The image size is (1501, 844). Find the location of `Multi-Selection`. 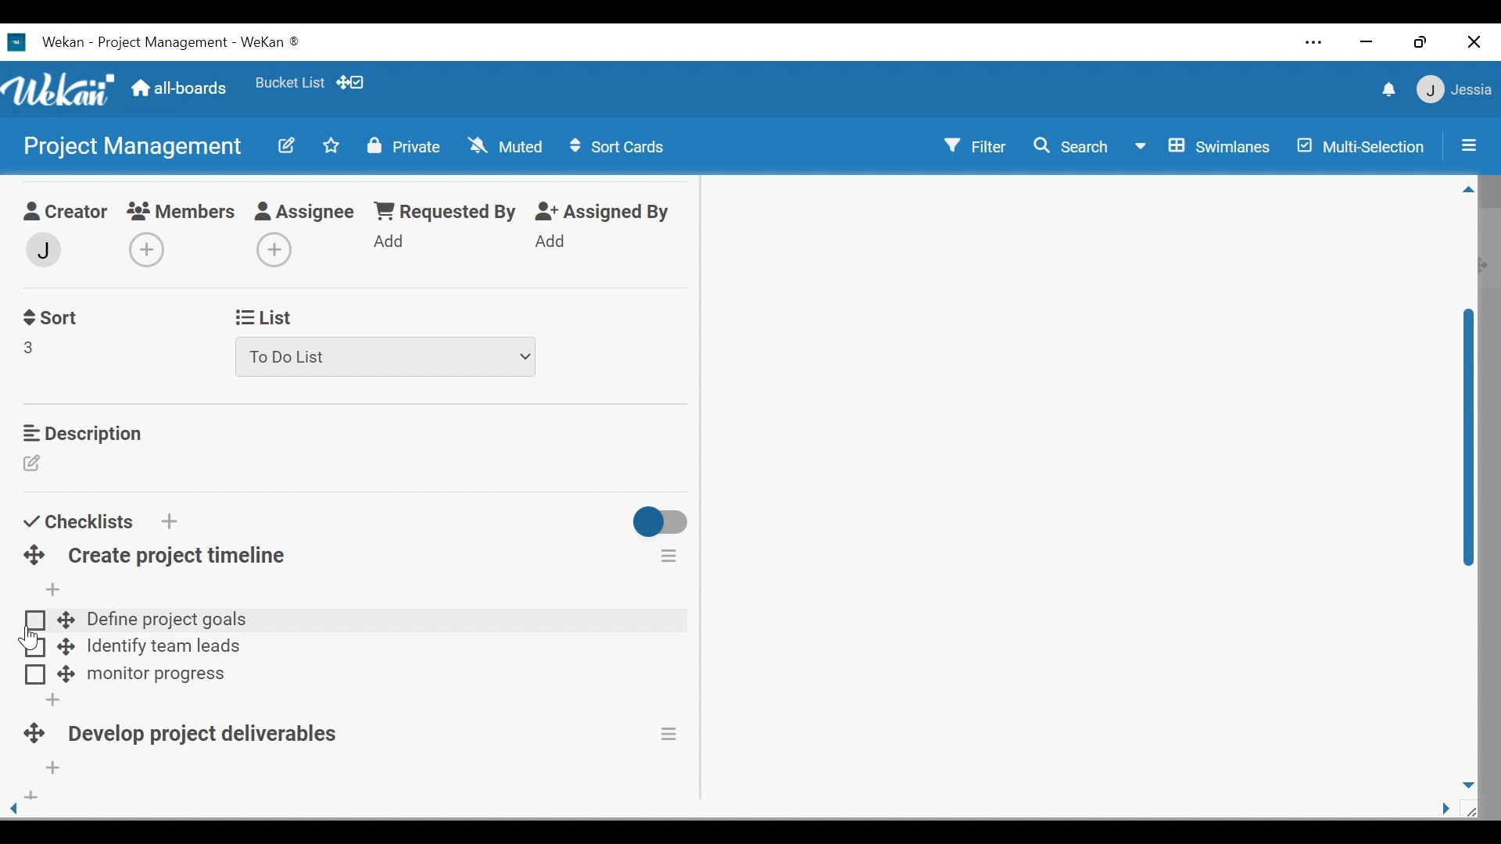

Multi-Selection is located at coordinates (1358, 146).